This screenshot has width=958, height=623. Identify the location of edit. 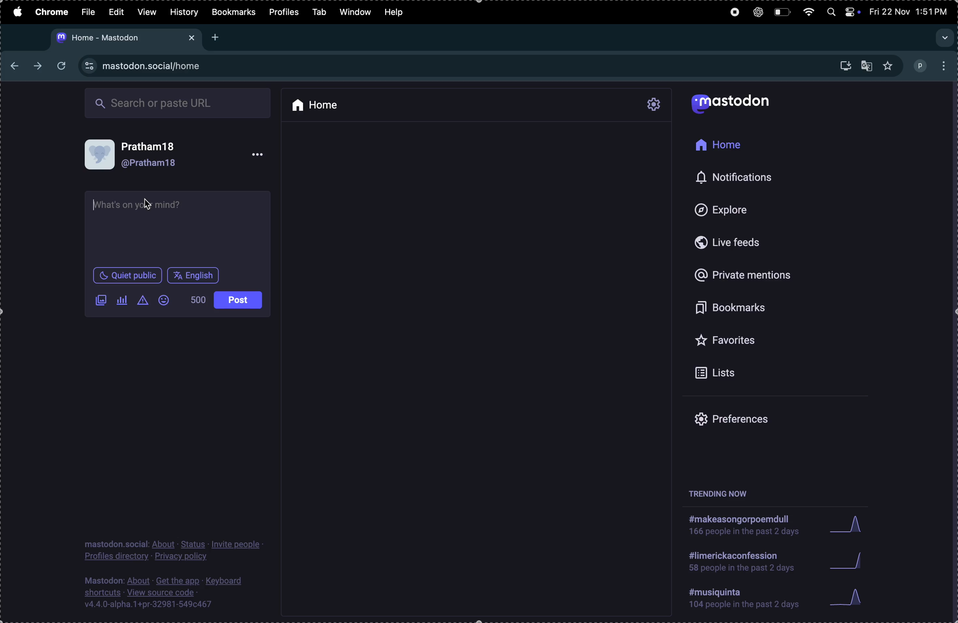
(117, 11).